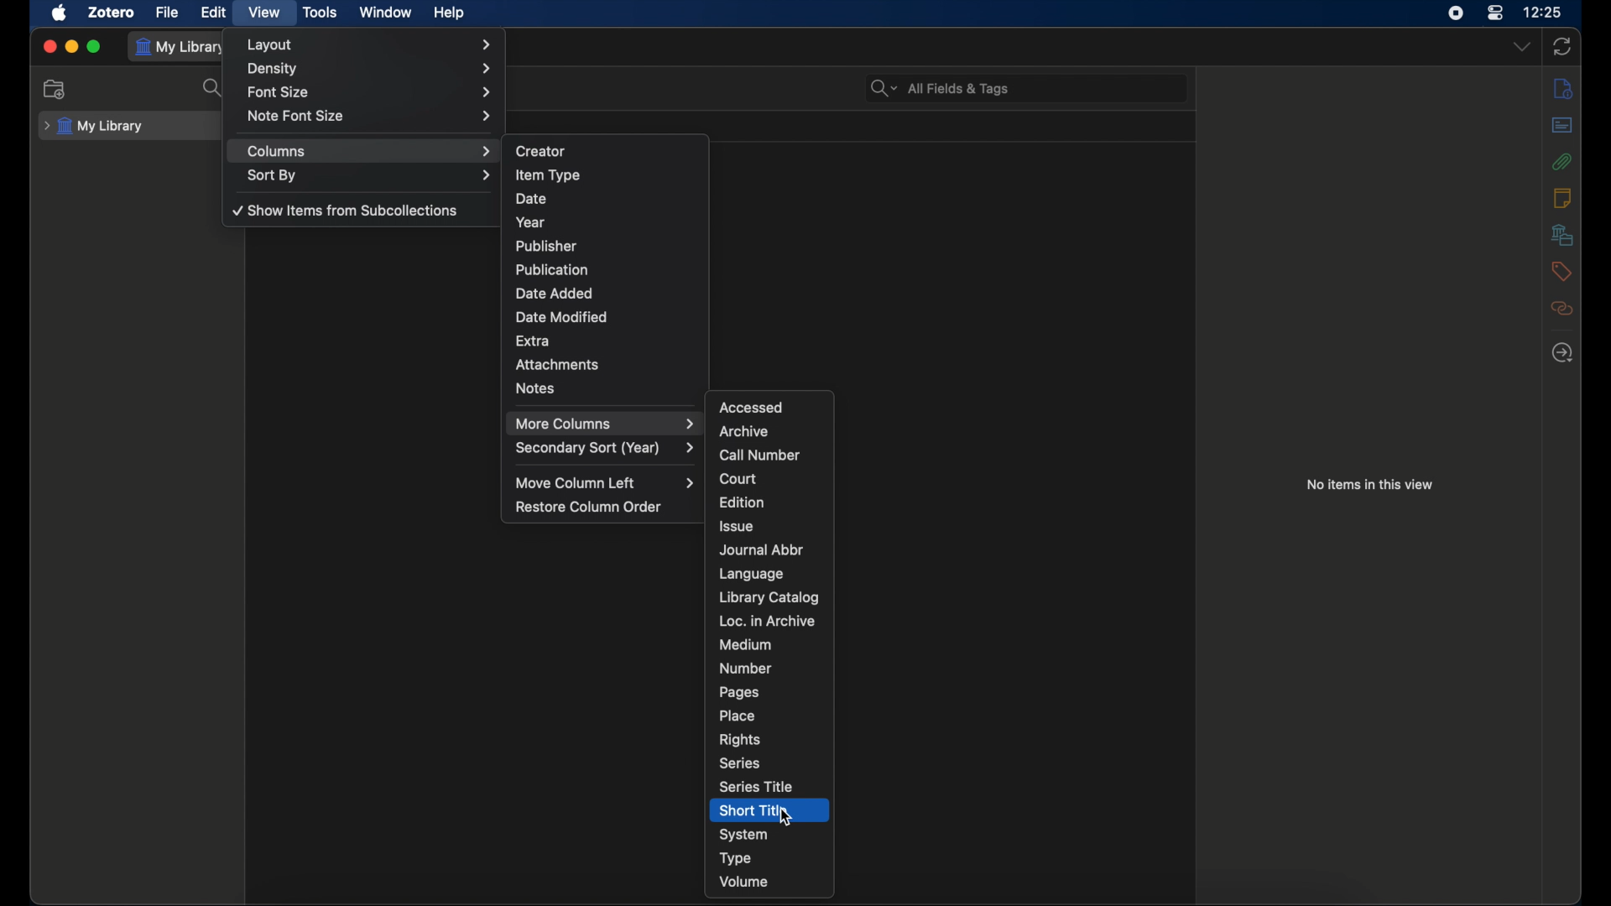 This screenshot has width=1611, height=906. I want to click on date added, so click(554, 292).